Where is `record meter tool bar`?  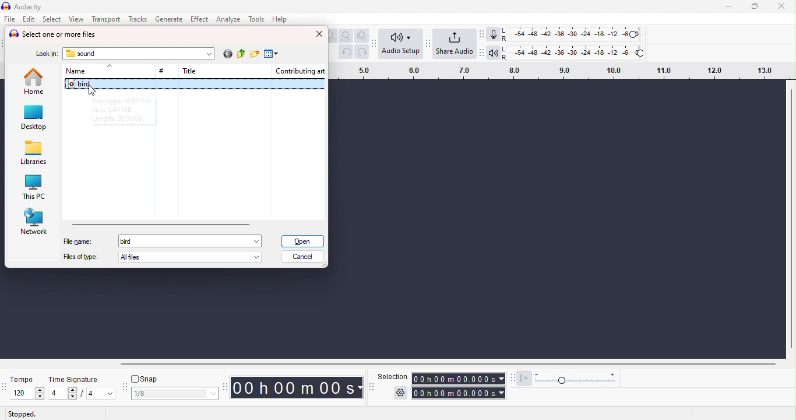 record meter tool bar is located at coordinates (484, 34).